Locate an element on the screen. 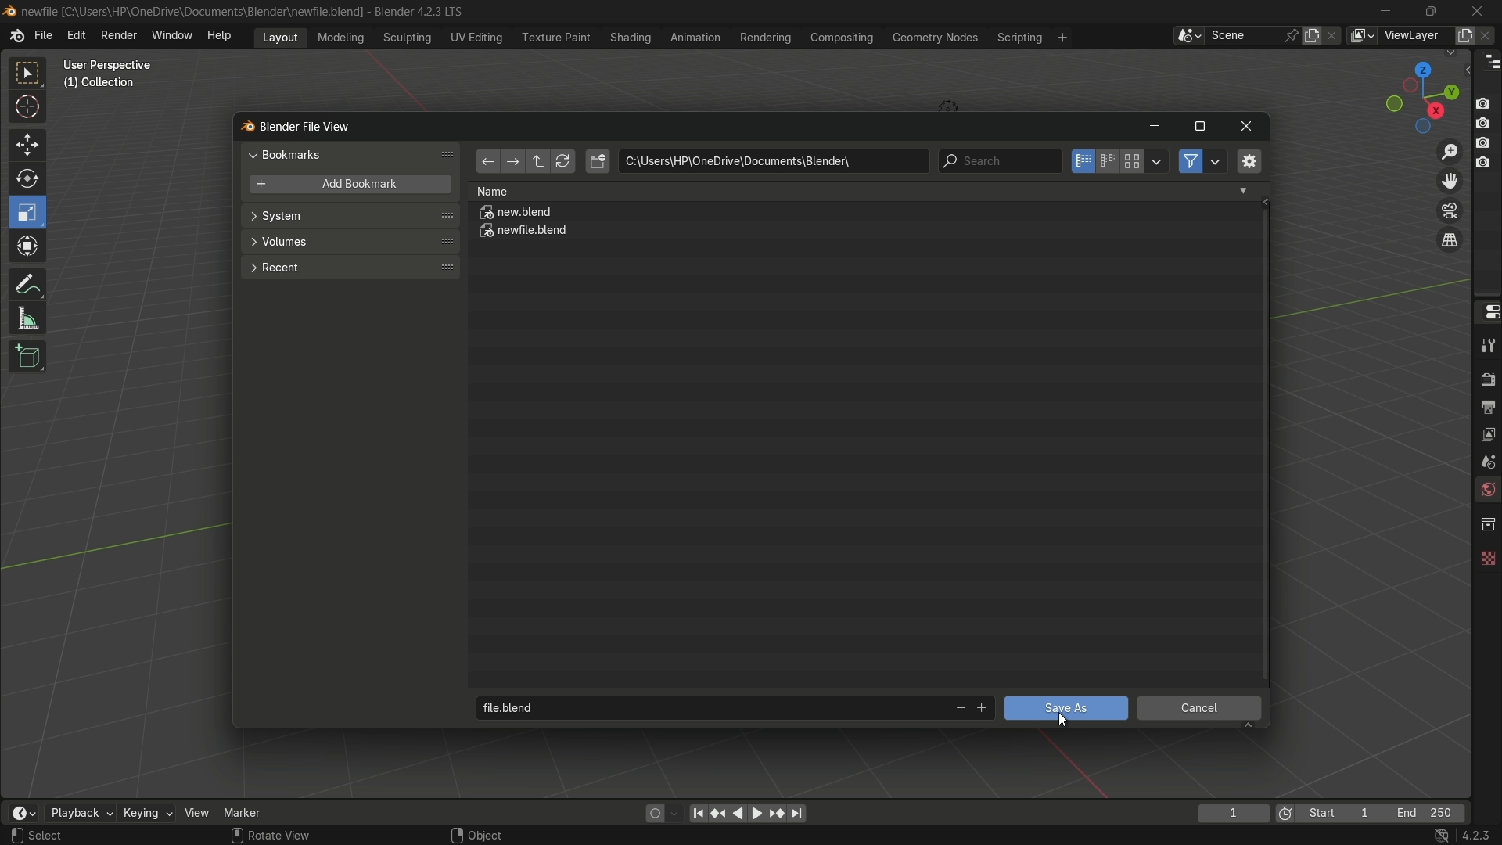 Image resolution: width=1502 pixels, height=845 pixels. remove view layer is located at coordinates (1489, 34).